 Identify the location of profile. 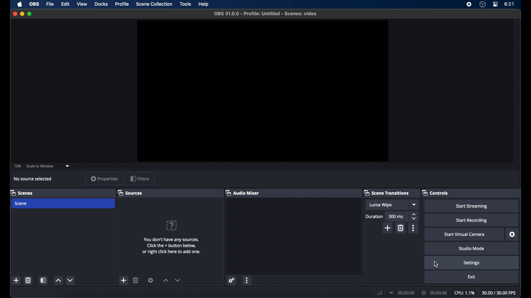
(123, 4).